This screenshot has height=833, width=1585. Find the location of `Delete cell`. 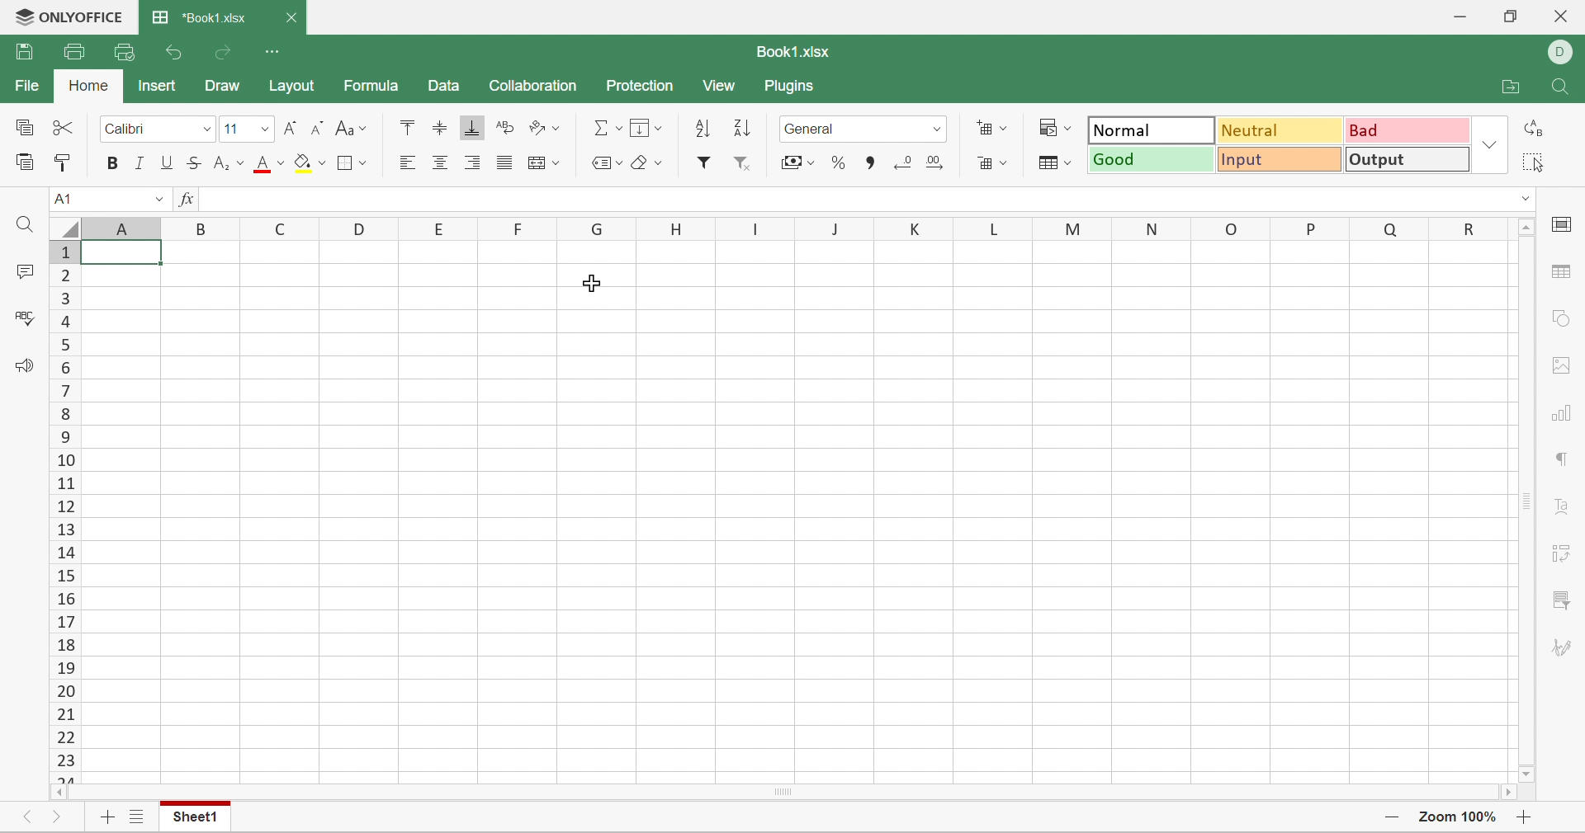

Delete cell is located at coordinates (995, 164).